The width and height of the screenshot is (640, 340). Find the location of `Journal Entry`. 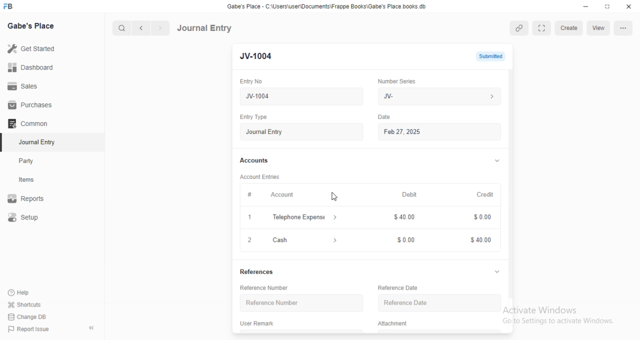

Journal Entry is located at coordinates (301, 132).